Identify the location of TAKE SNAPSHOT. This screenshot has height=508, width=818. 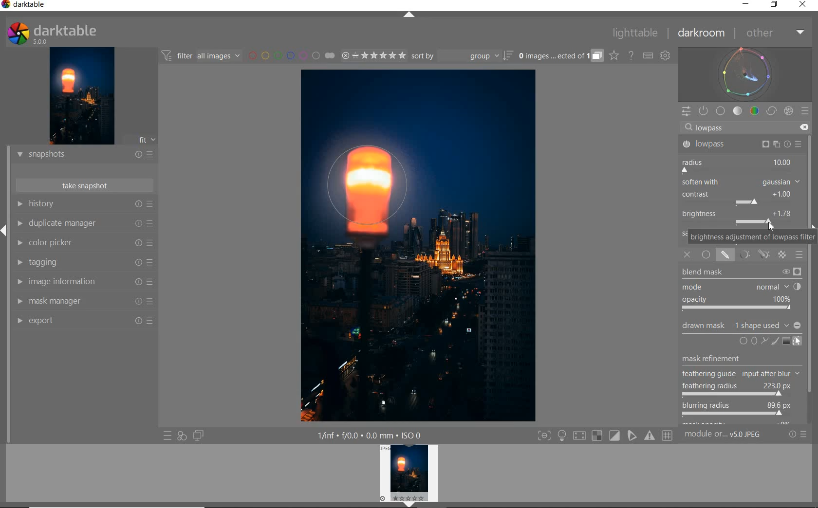
(84, 186).